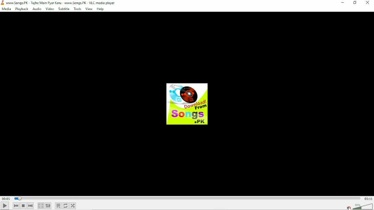 The height and width of the screenshot is (210, 374). What do you see at coordinates (61, 3) in the screenshot?
I see `wor Songs PK + Tujhe Main Pyar Karu - ww Songs. PK - VLC media player` at bounding box center [61, 3].